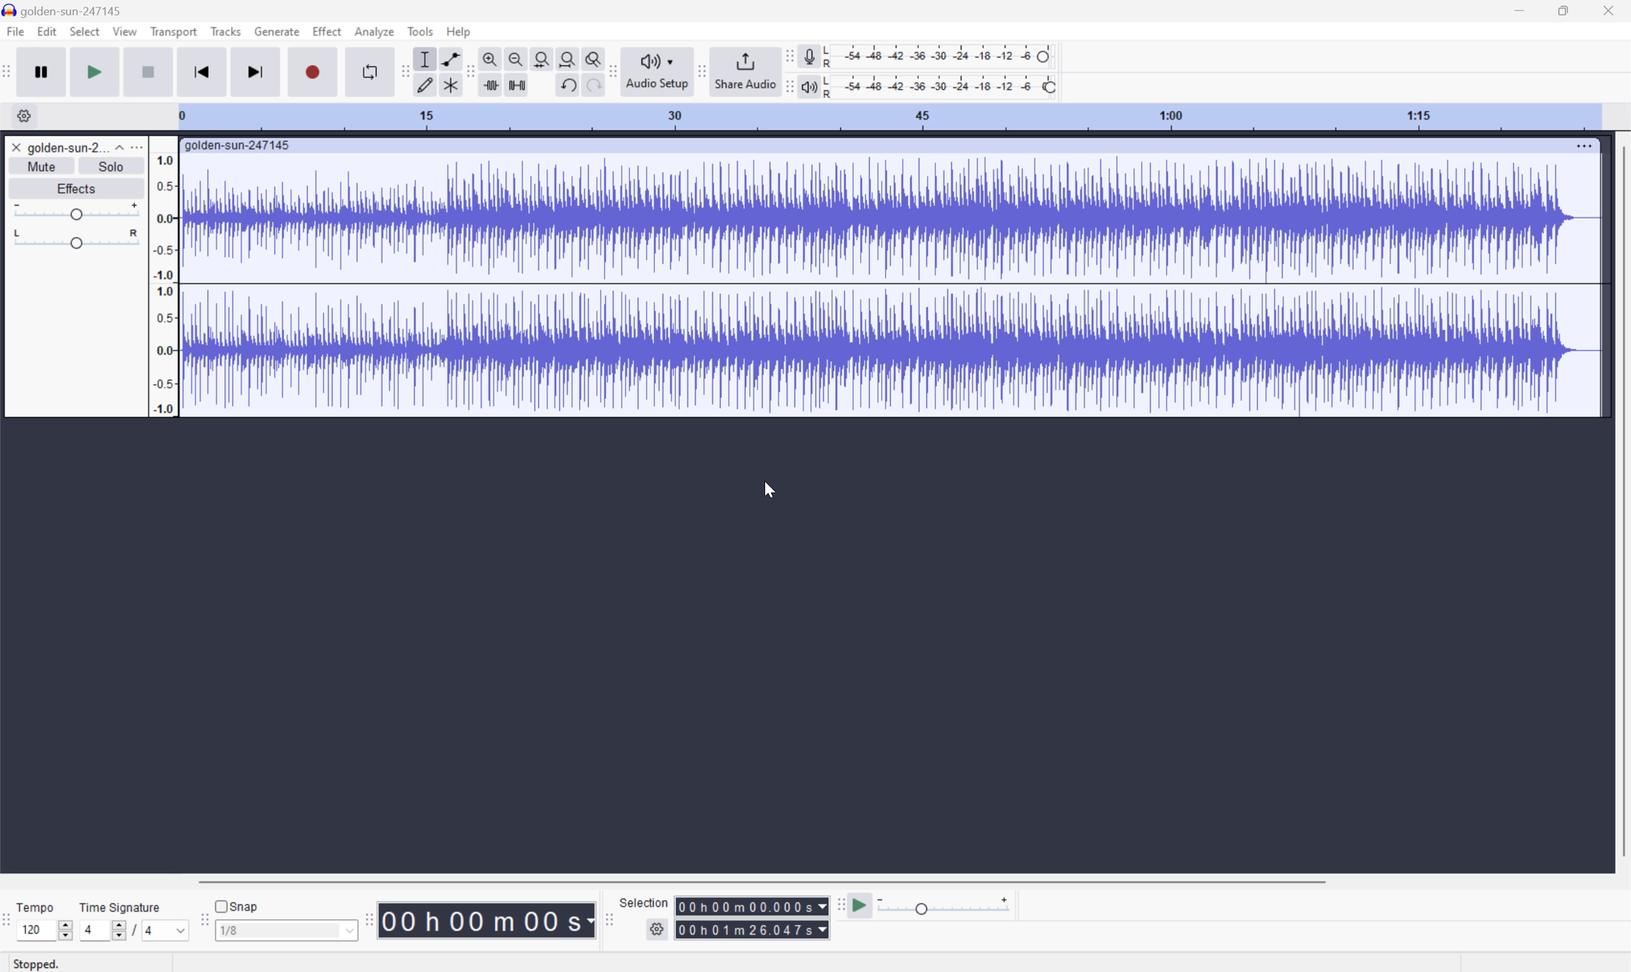 Image resolution: width=1631 pixels, height=972 pixels. Describe the element at coordinates (37, 964) in the screenshot. I see `Stopped` at that location.